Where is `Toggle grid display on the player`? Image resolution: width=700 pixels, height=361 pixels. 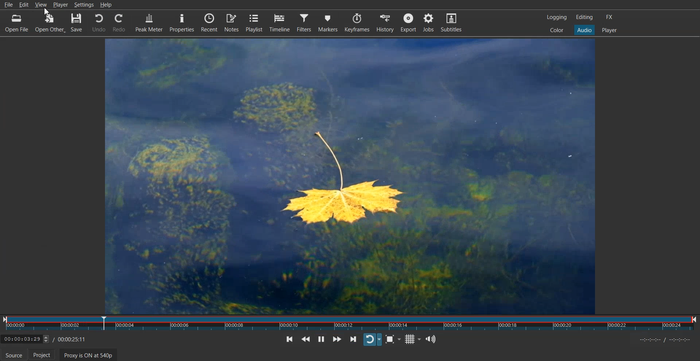 Toggle grid display on the player is located at coordinates (412, 339).